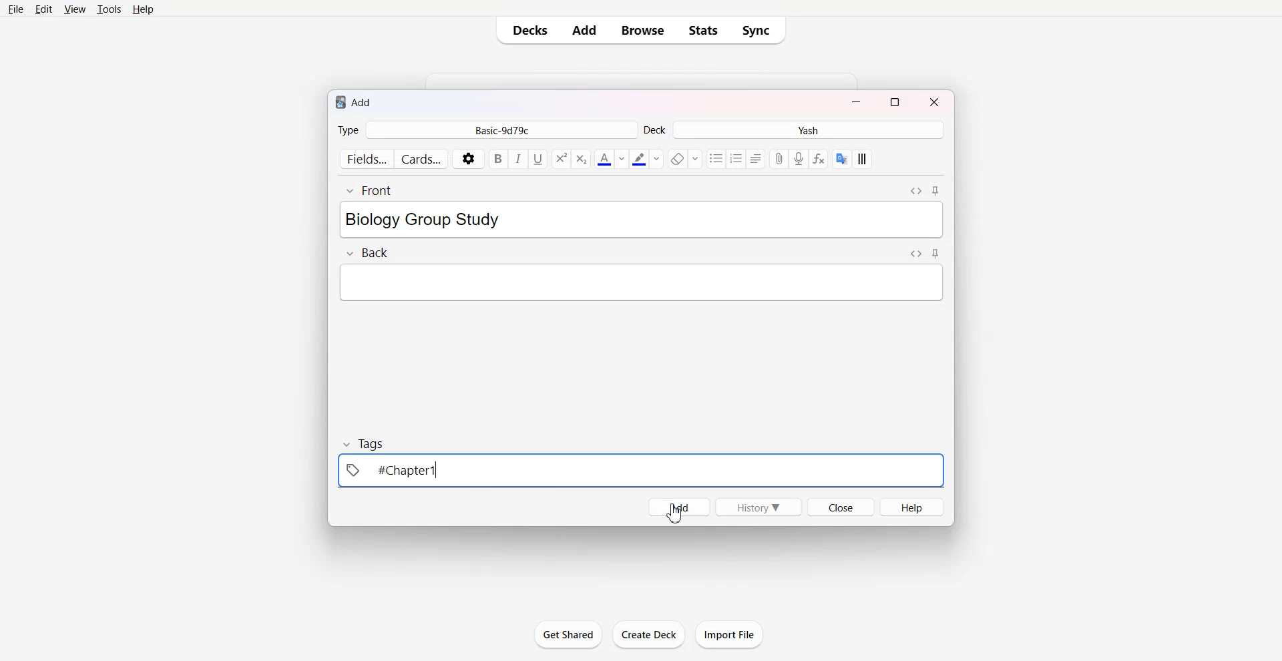 This screenshot has width=1282, height=661. What do you see at coordinates (780, 158) in the screenshot?
I see `Attach File` at bounding box center [780, 158].